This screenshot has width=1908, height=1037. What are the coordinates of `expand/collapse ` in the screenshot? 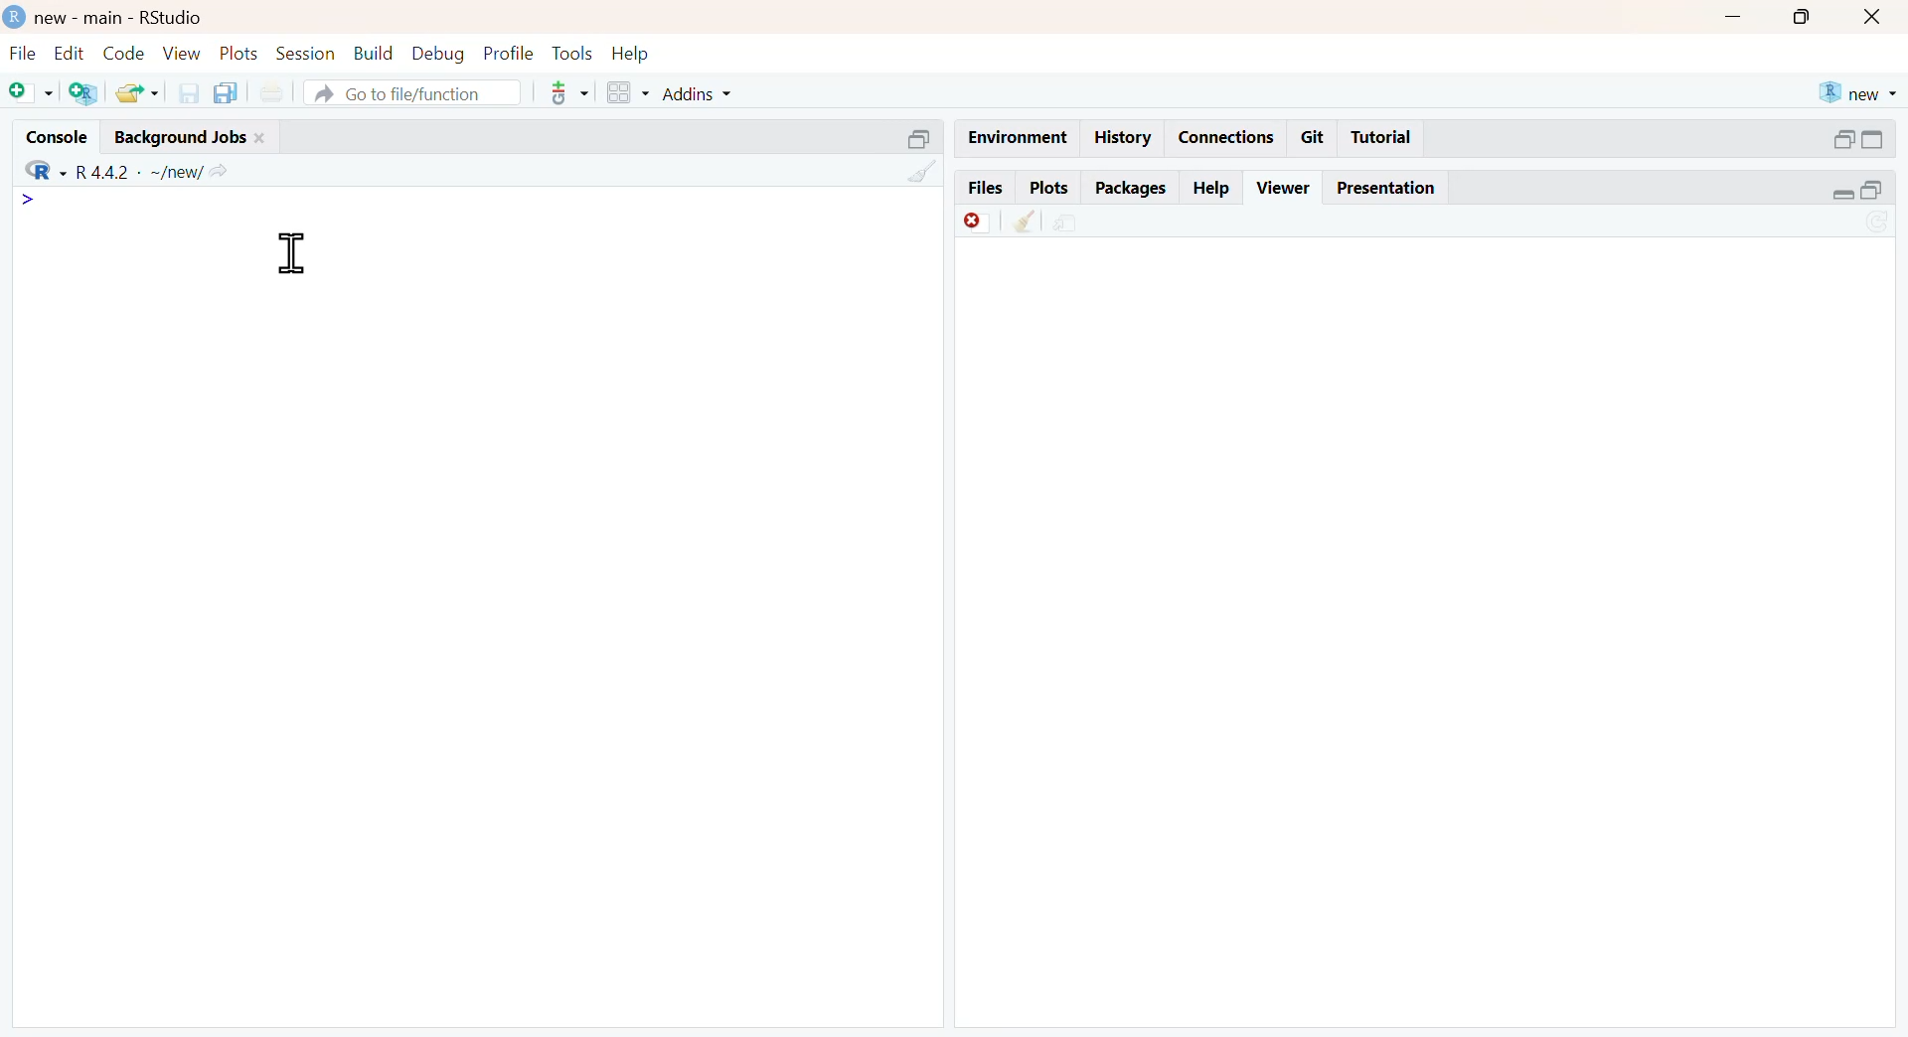 It's located at (1872, 139).